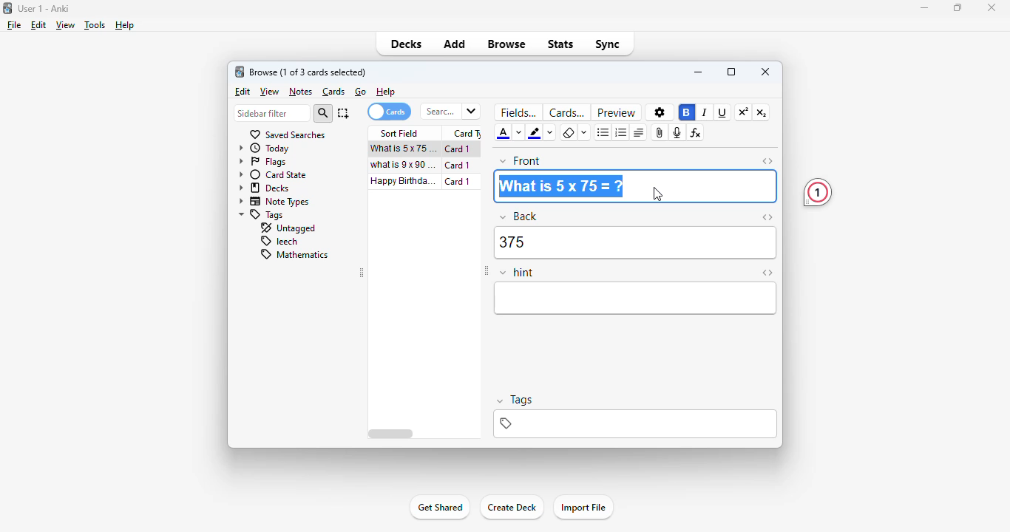  What do you see at coordinates (404, 149) in the screenshot?
I see `what is 5x75=?` at bounding box center [404, 149].